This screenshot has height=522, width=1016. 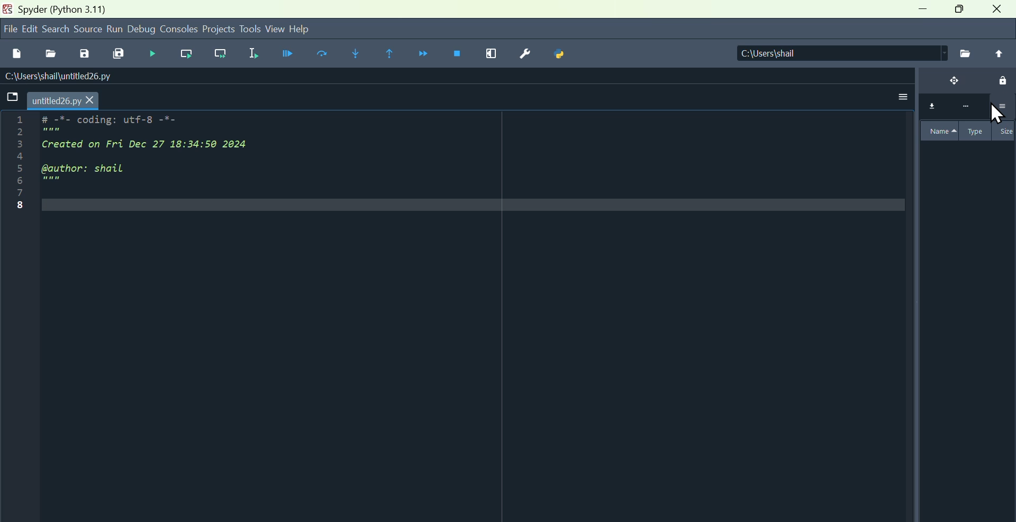 What do you see at coordinates (524, 54) in the screenshot?
I see `Preferences` at bounding box center [524, 54].